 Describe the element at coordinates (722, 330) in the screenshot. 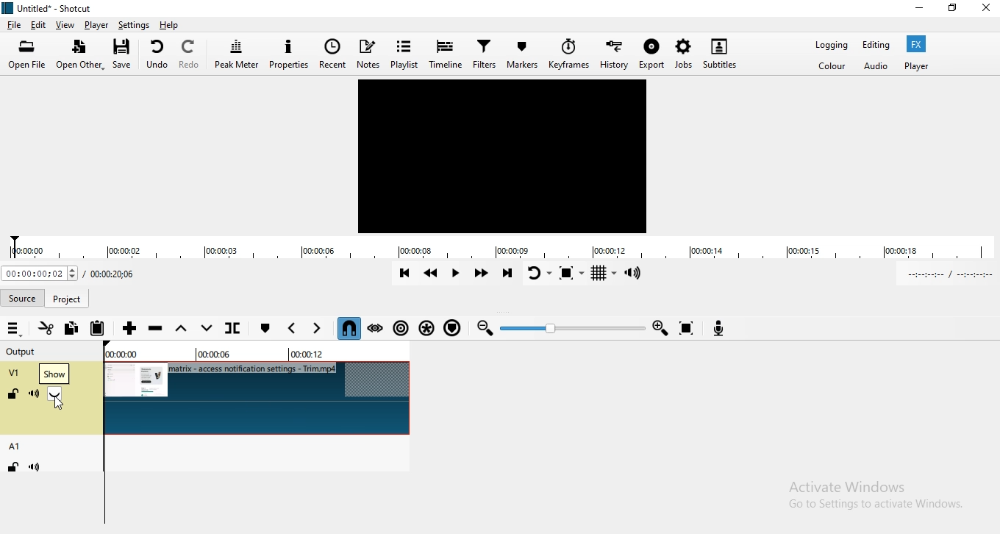

I see `Record audio` at that location.